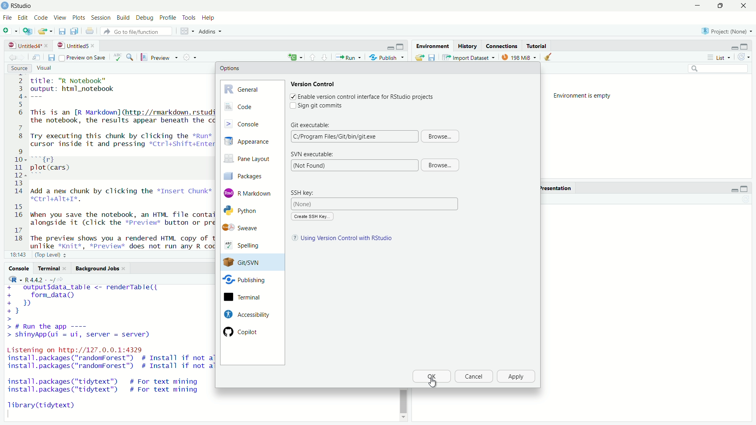 The image size is (756, 425). I want to click on + outputfdata_table <- renderTable({+ form_data()+B+}>> # Run the app ----> shinyApp(ui = ui, server = server)Listening on http://127.0.0.1:4329install.packages ("randomForest") # Install if not already installedinstall.packages ("randomForest") # Install if not already installedinstall.packages ("tidytext") # For text mininginstall.packages ("tidytext") # For text miningTibrary(tidytext), so click(108, 351).